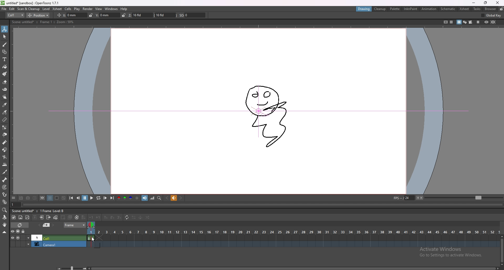 This screenshot has height=270, width=504. I want to click on render, so click(88, 9).